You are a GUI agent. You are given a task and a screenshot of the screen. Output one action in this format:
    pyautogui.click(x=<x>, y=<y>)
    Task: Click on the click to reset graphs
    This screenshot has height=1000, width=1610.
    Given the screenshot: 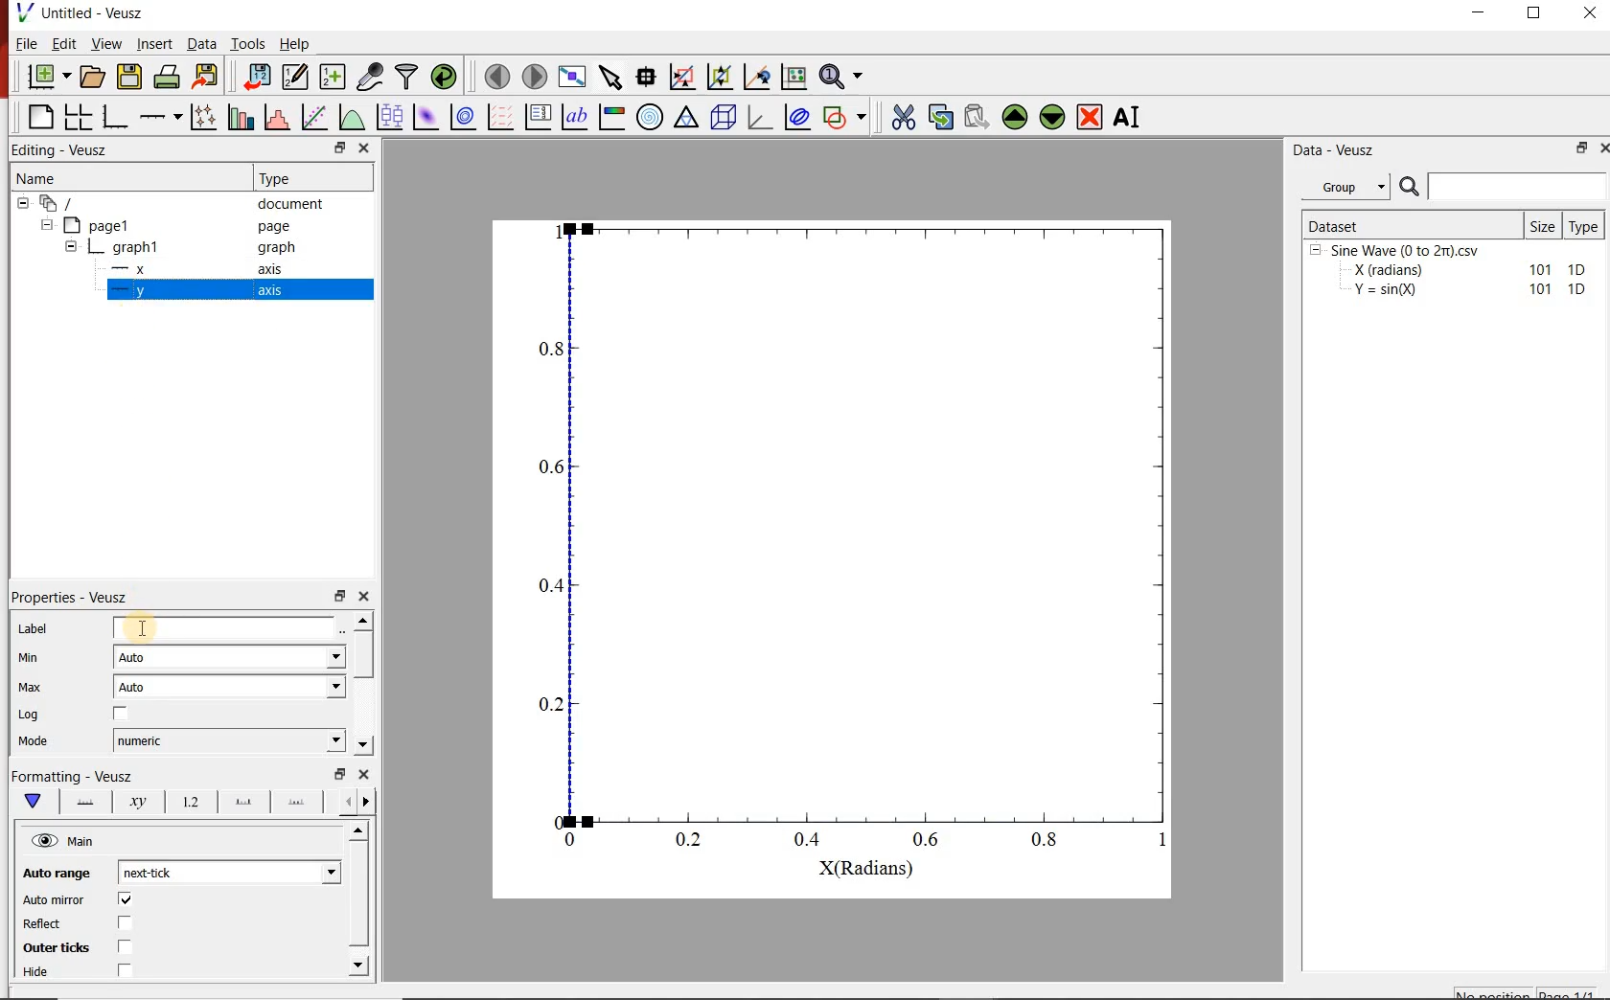 What is the action you would take?
    pyautogui.click(x=793, y=76)
    